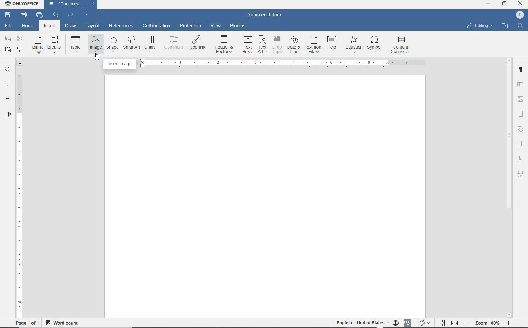 The width and height of the screenshot is (528, 328). What do you see at coordinates (521, 99) in the screenshot?
I see `image` at bounding box center [521, 99].